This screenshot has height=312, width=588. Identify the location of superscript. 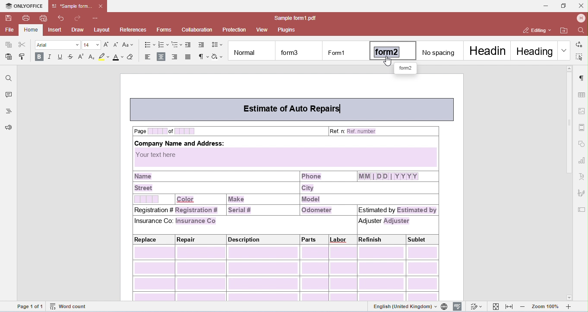
(82, 57).